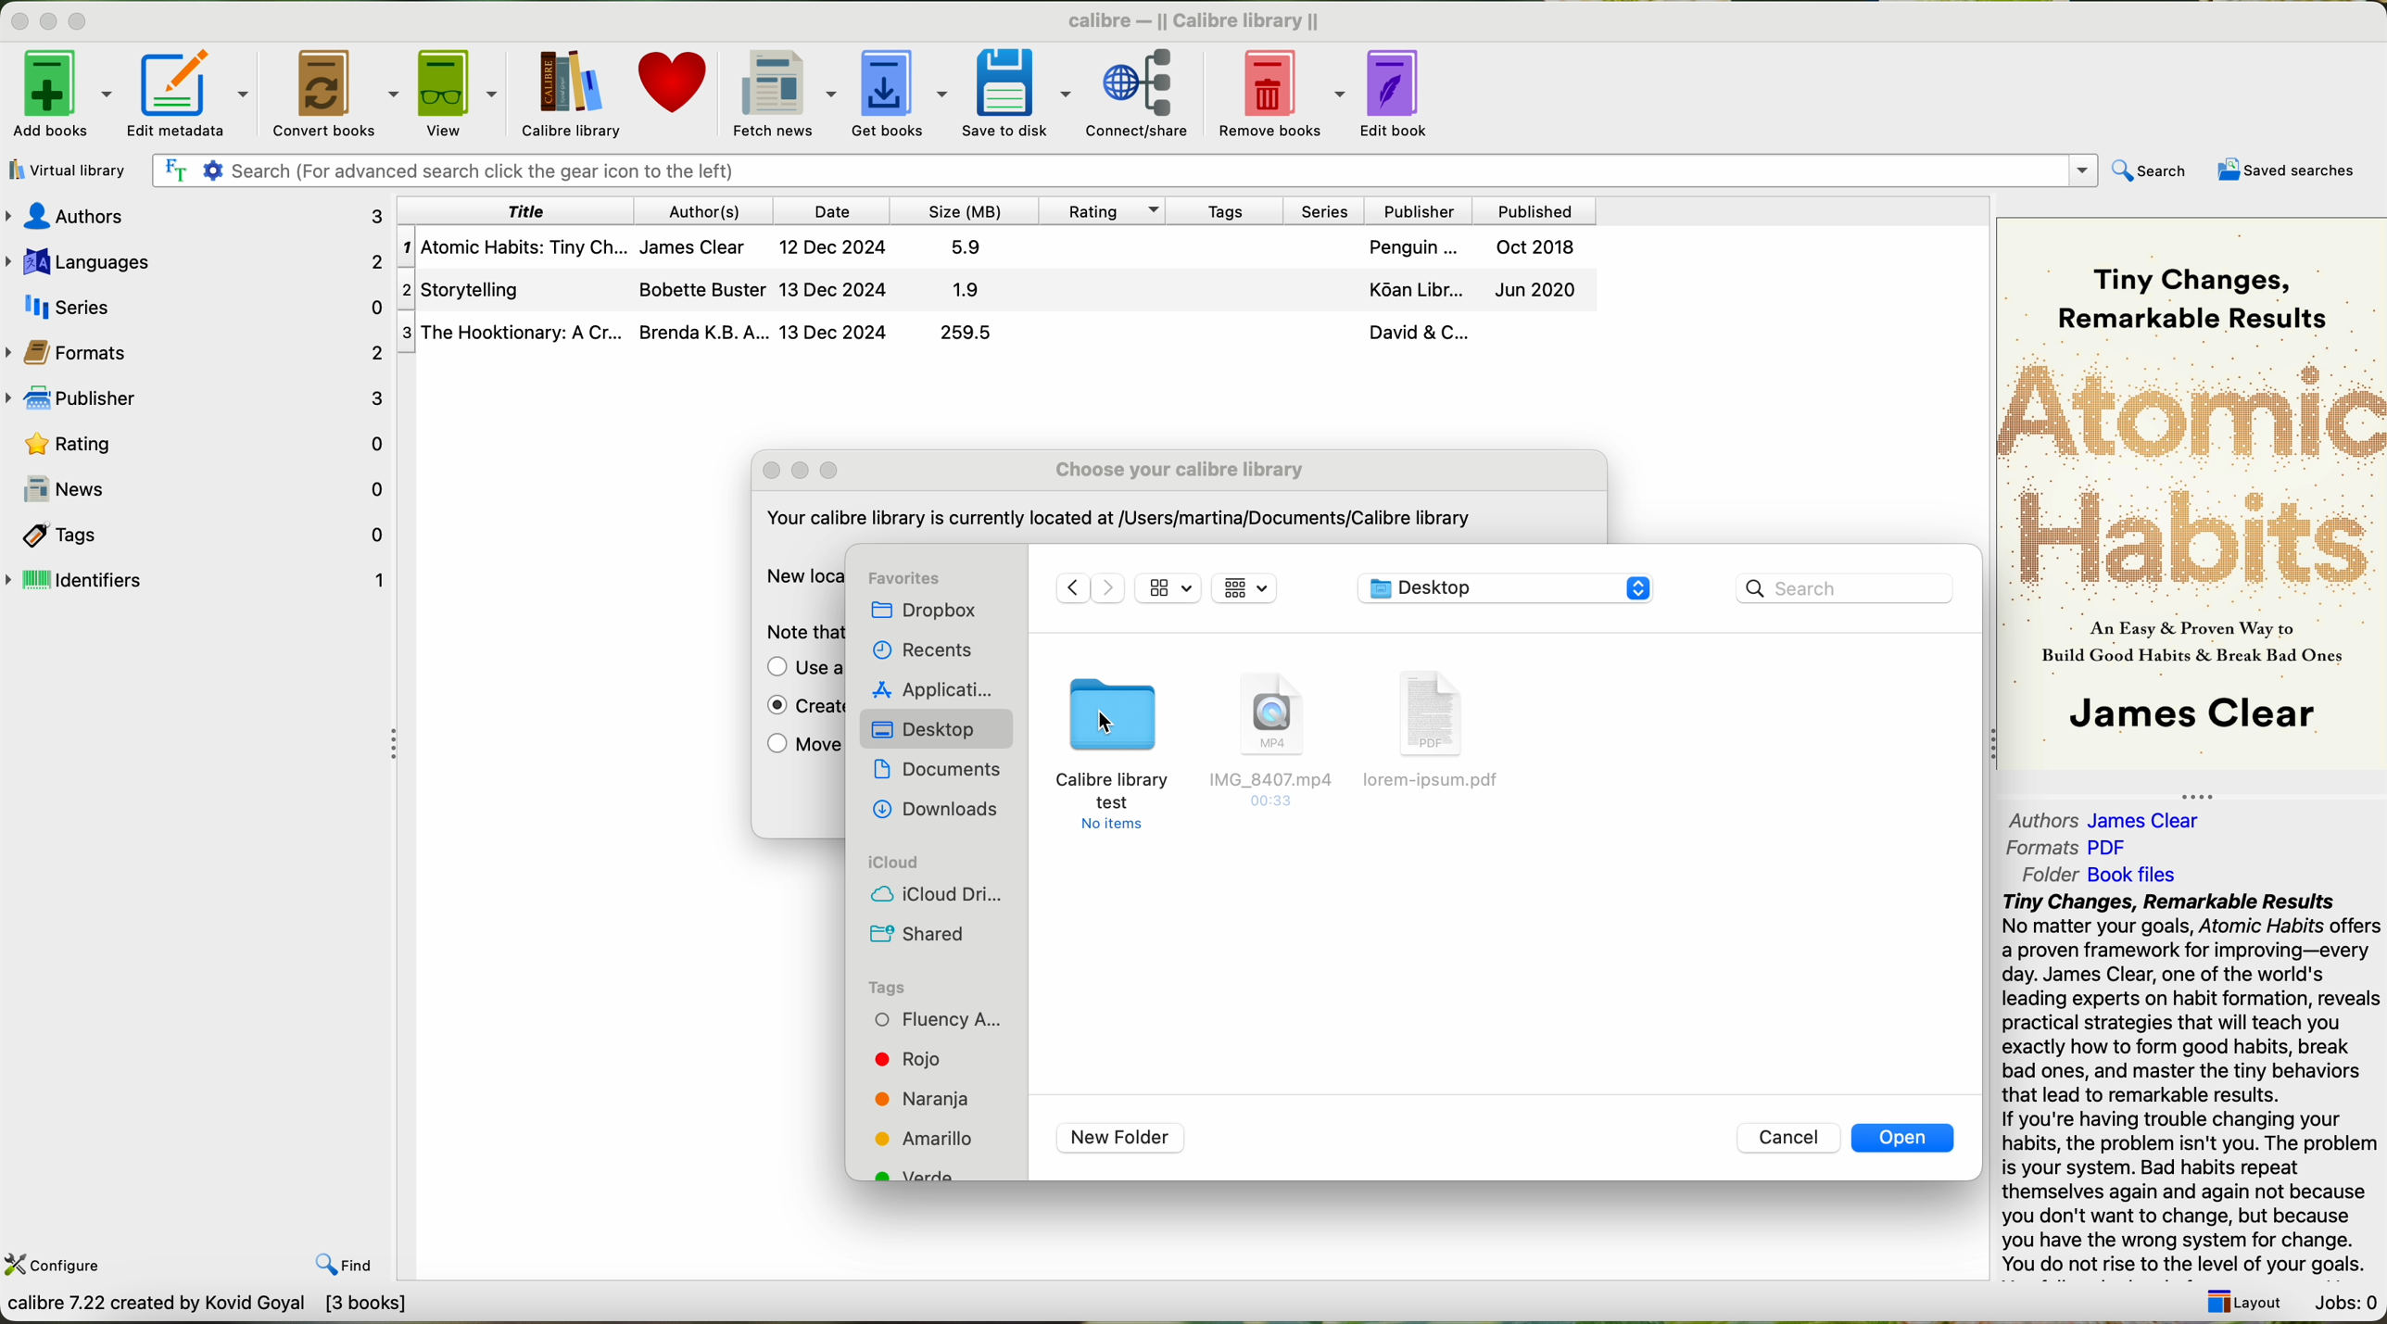 This screenshot has height=1324, width=2387. What do you see at coordinates (1535, 209) in the screenshot?
I see `published` at bounding box center [1535, 209].